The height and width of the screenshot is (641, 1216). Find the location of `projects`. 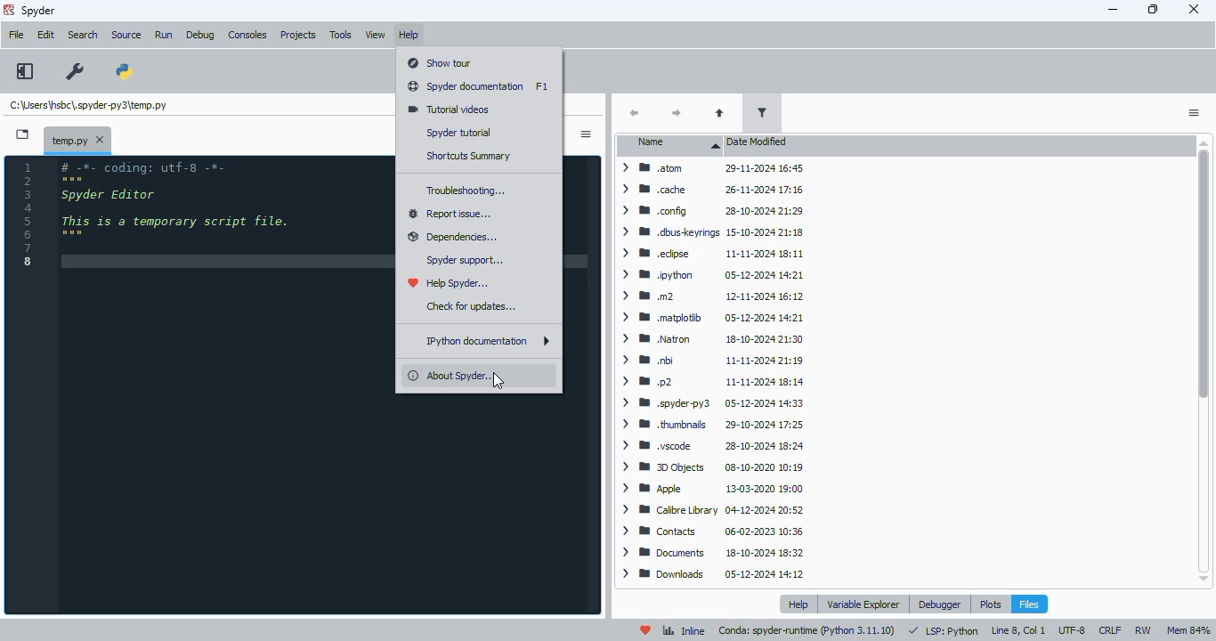

projects is located at coordinates (297, 37).